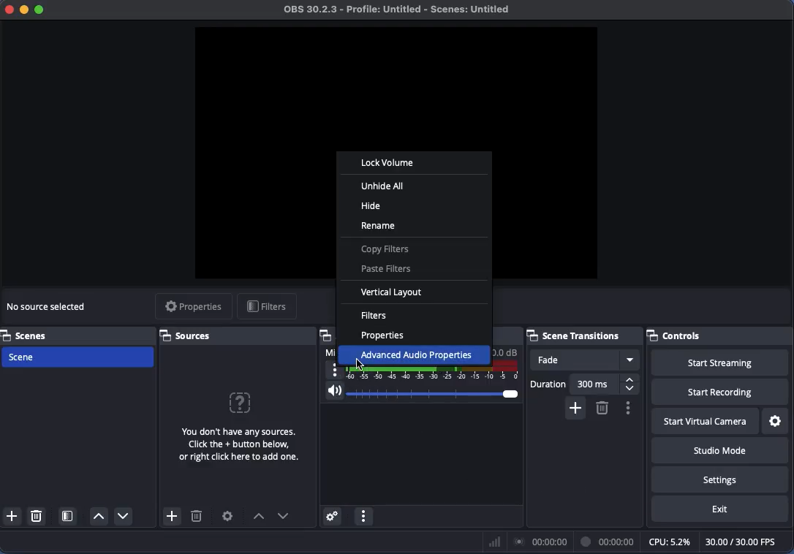 The height and width of the screenshot is (554, 794). What do you see at coordinates (585, 384) in the screenshot?
I see `Duration` at bounding box center [585, 384].